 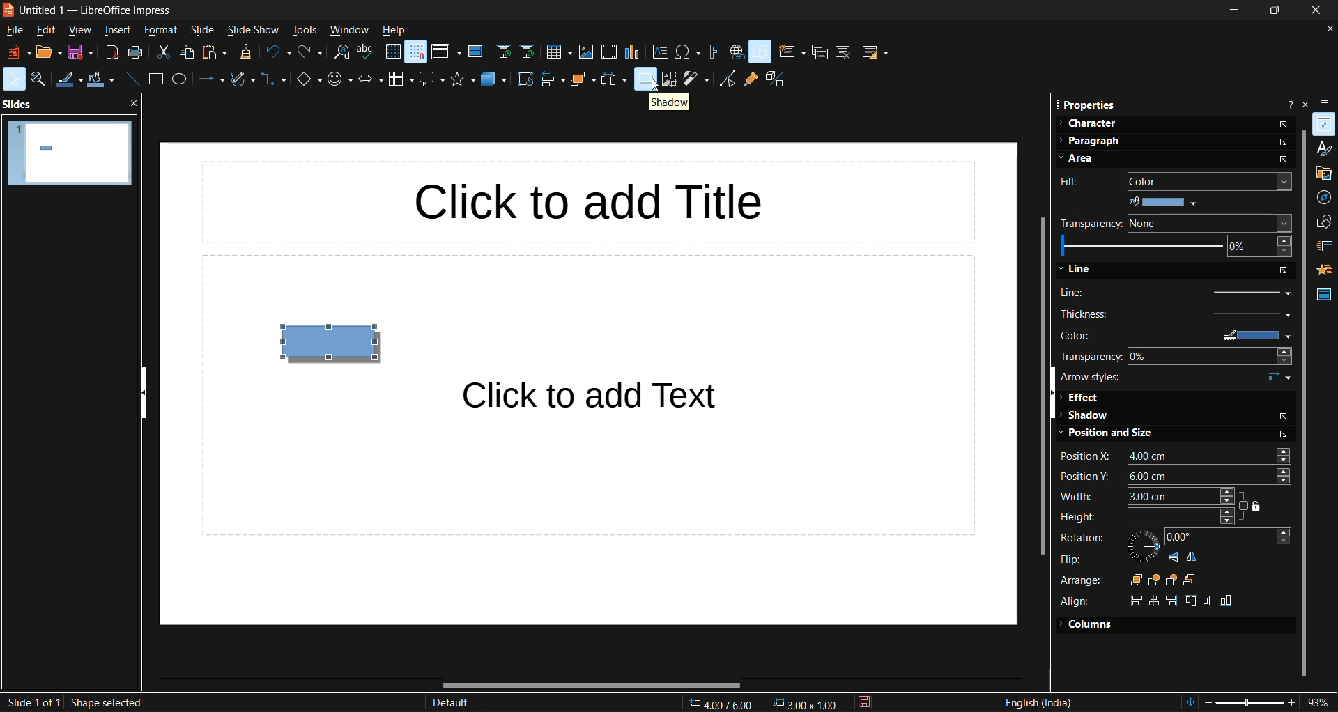 What do you see at coordinates (1293, 703) in the screenshot?
I see `zoom in` at bounding box center [1293, 703].